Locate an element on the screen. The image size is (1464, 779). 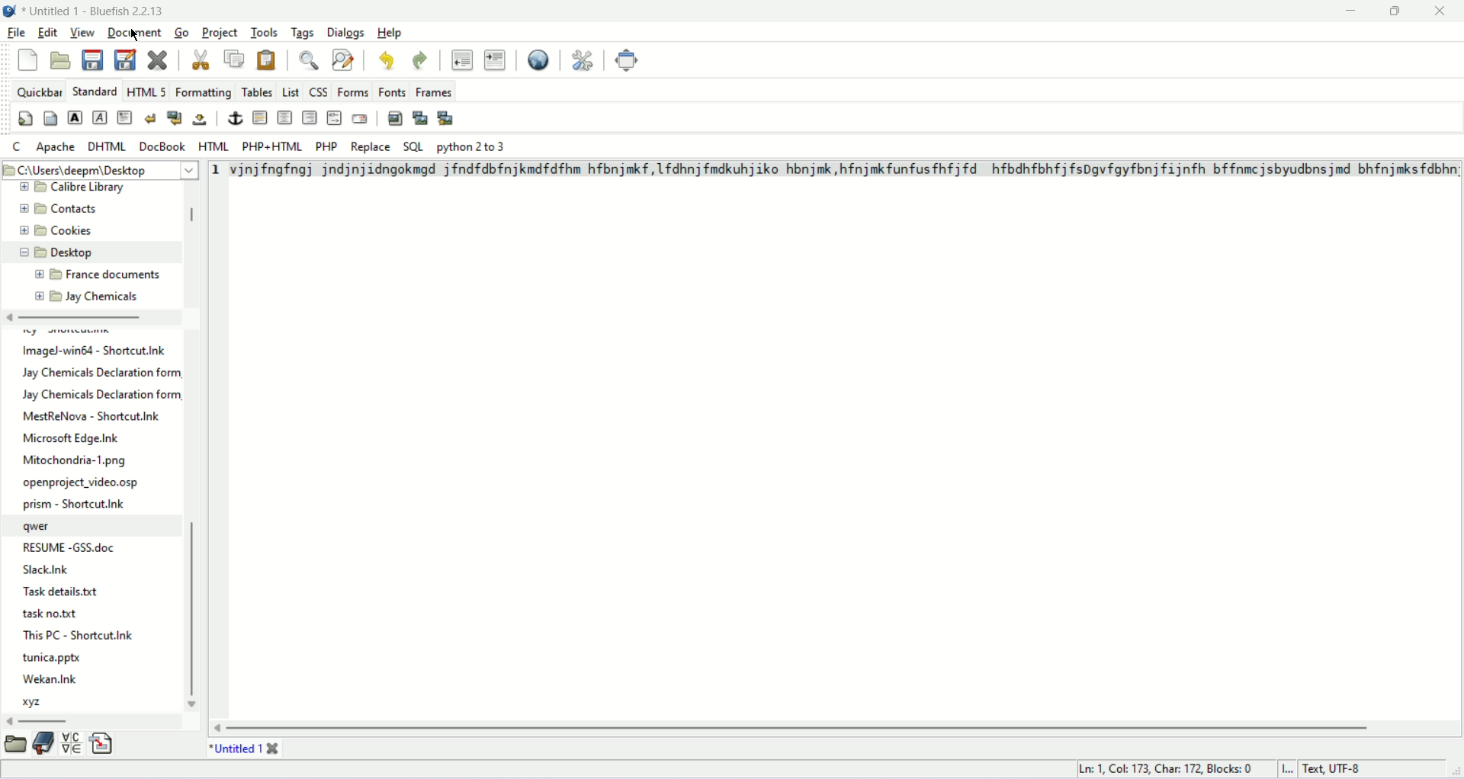
view is located at coordinates (83, 32).